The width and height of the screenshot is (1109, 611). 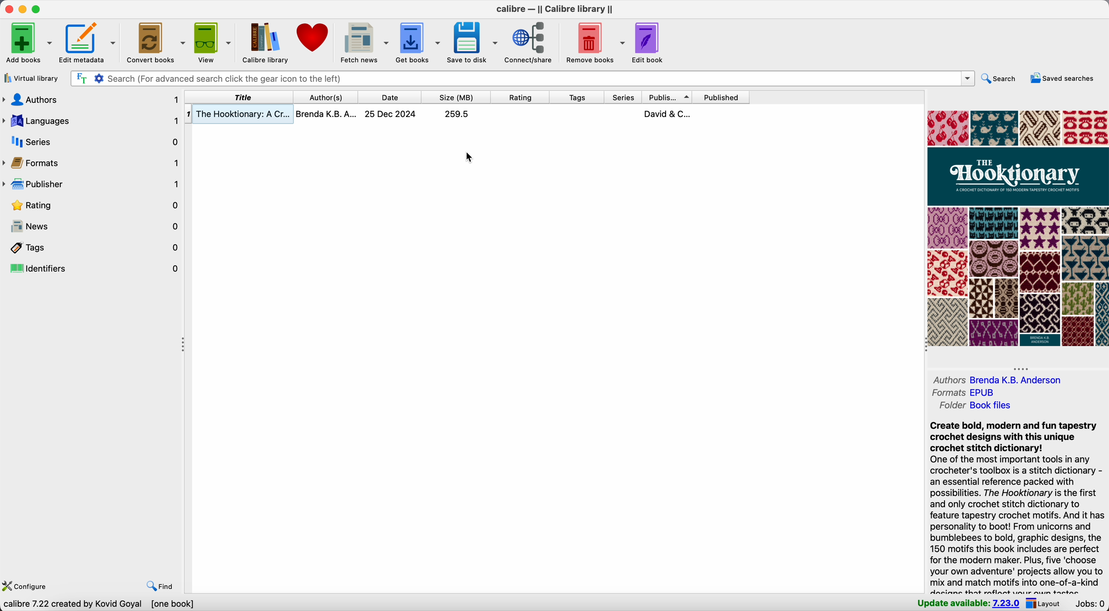 What do you see at coordinates (363, 42) in the screenshot?
I see `fetch news` at bounding box center [363, 42].